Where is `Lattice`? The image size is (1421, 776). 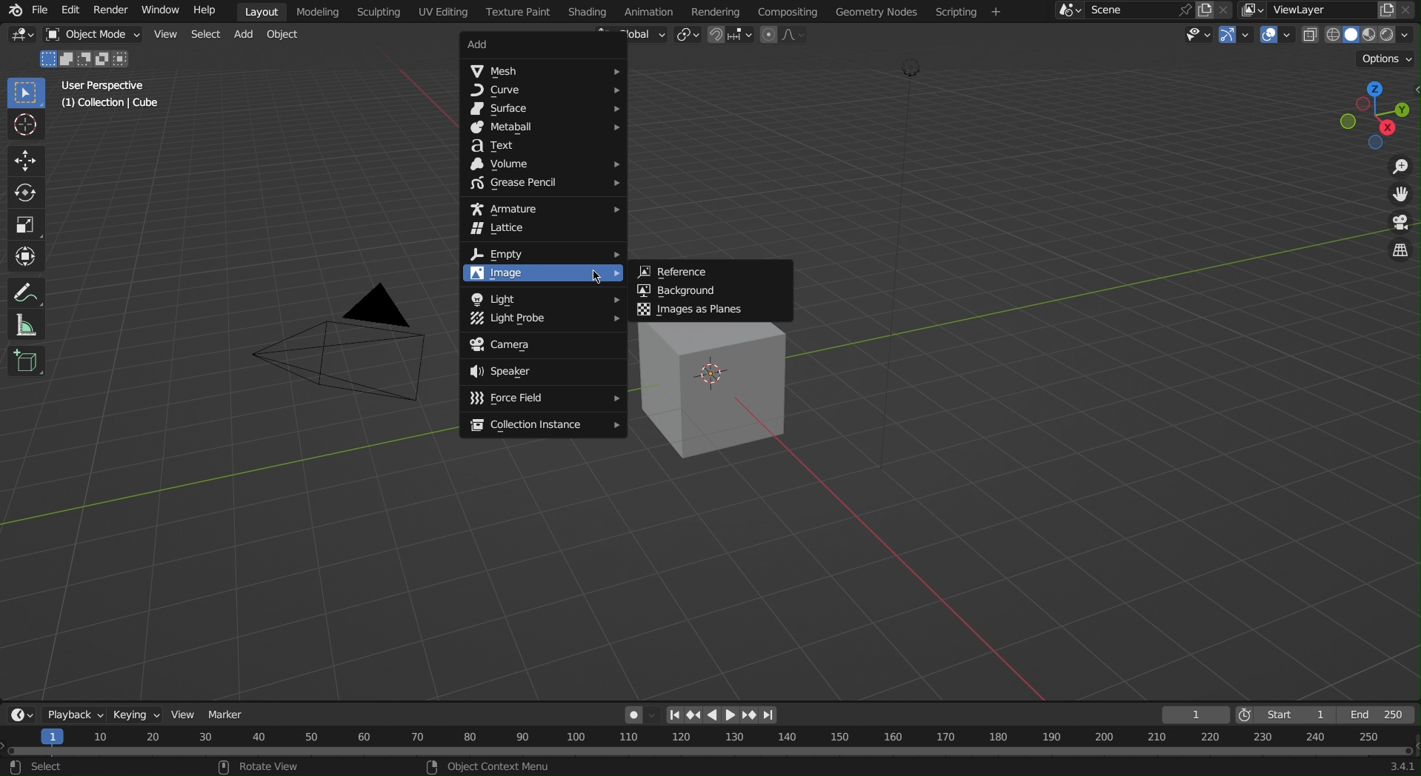 Lattice is located at coordinates (542, 230).